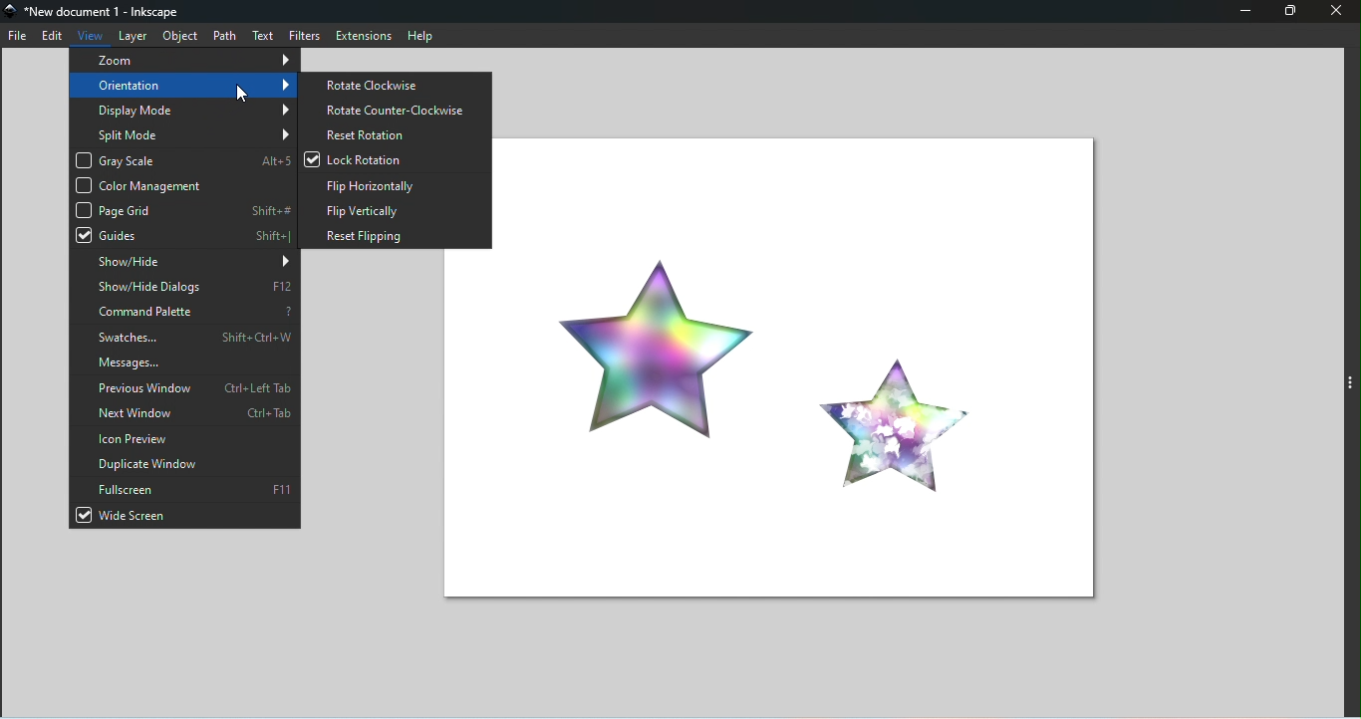 This screenshot has width=1361, height=719. What do you see at coordinates (185, 311) in the screenshot?
I see `Command palette` at bounding box center [185, 311].